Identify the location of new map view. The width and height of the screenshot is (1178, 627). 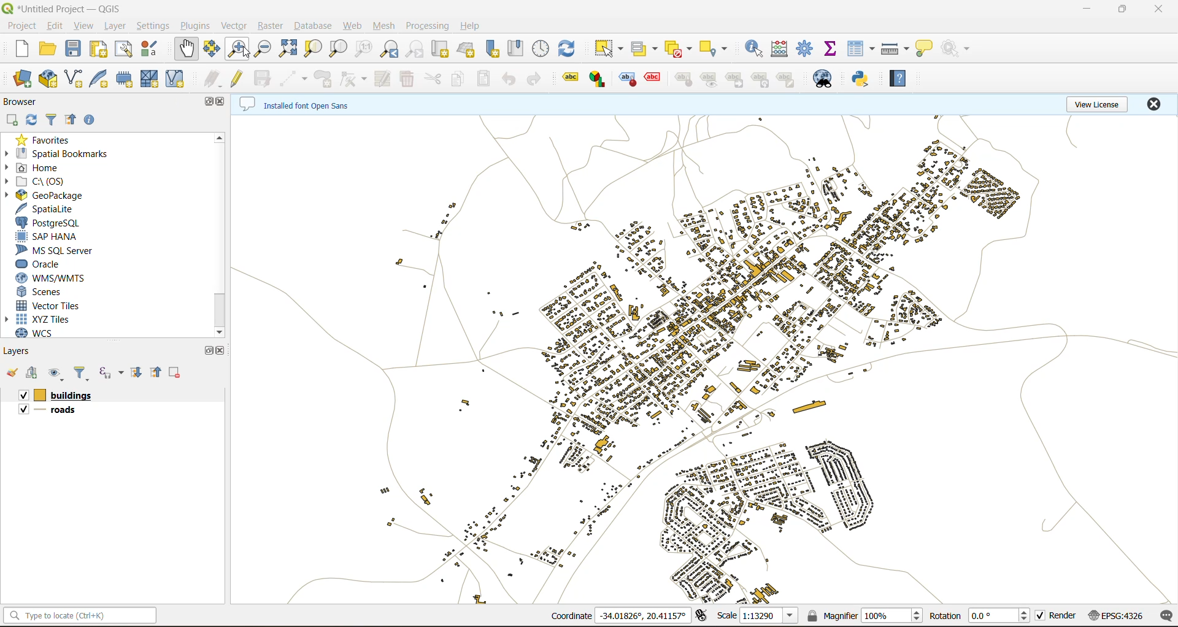
(442, 49).